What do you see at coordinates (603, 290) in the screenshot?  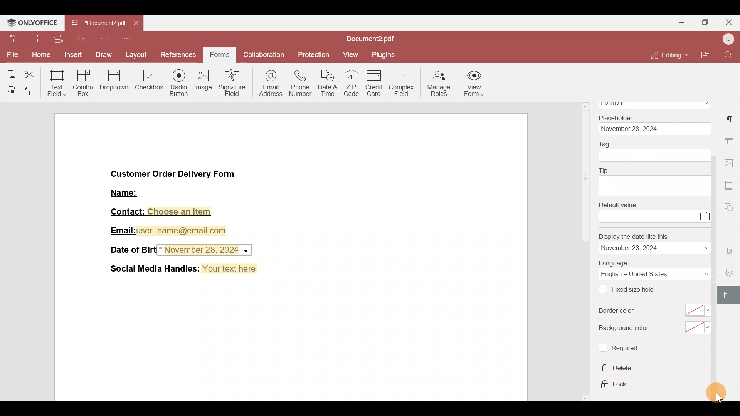 I see `Checkbox ` at bounding box center [603, 290].